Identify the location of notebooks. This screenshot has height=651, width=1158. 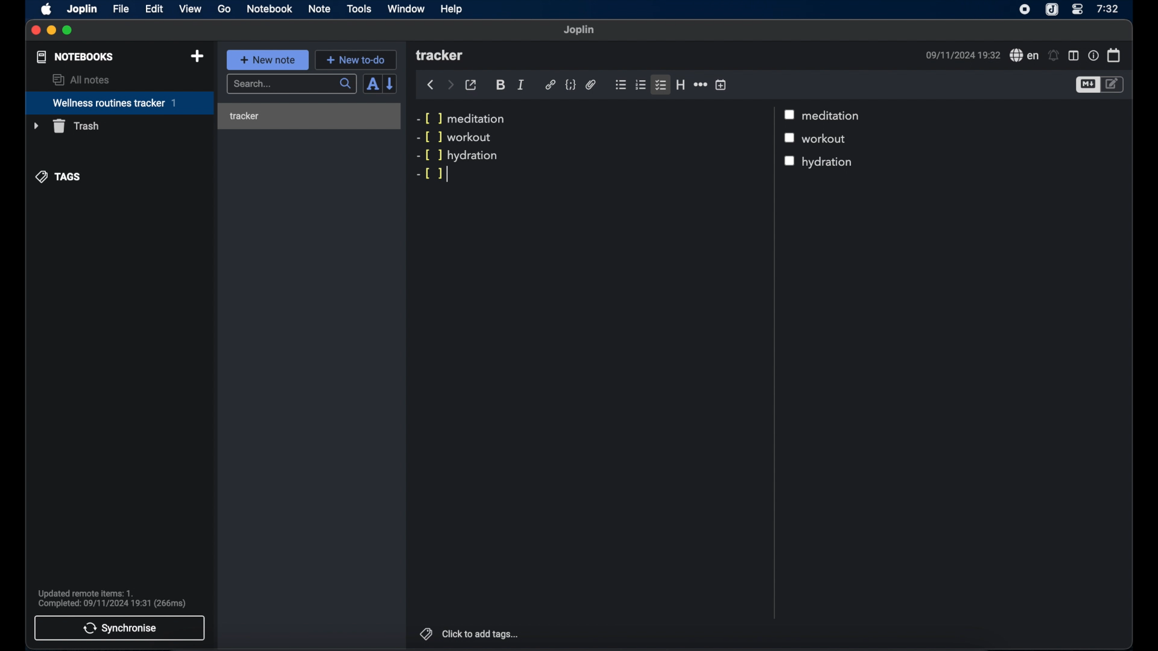
(75, 57).